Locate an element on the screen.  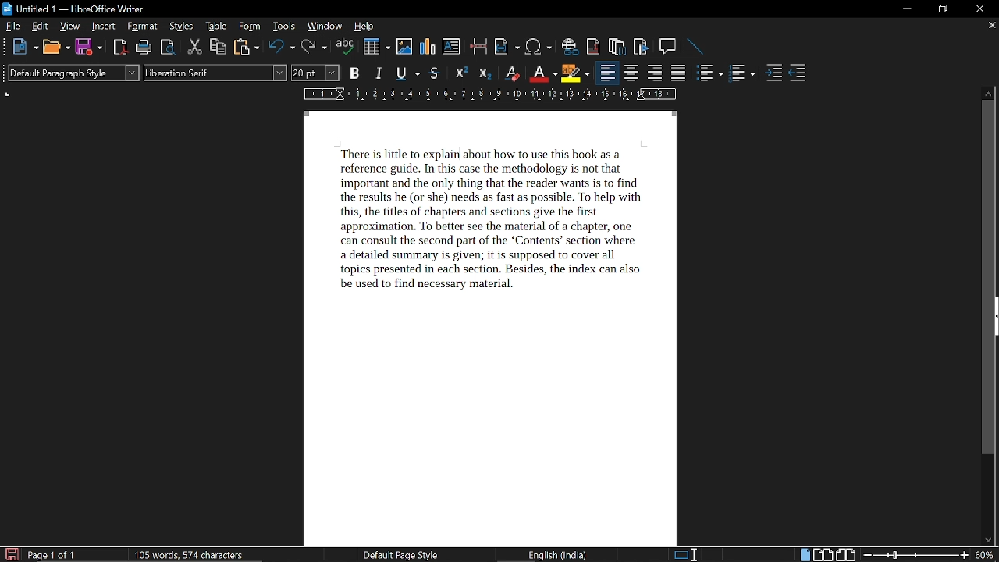
vertical scrollbar is located at coordinates (991, 279).